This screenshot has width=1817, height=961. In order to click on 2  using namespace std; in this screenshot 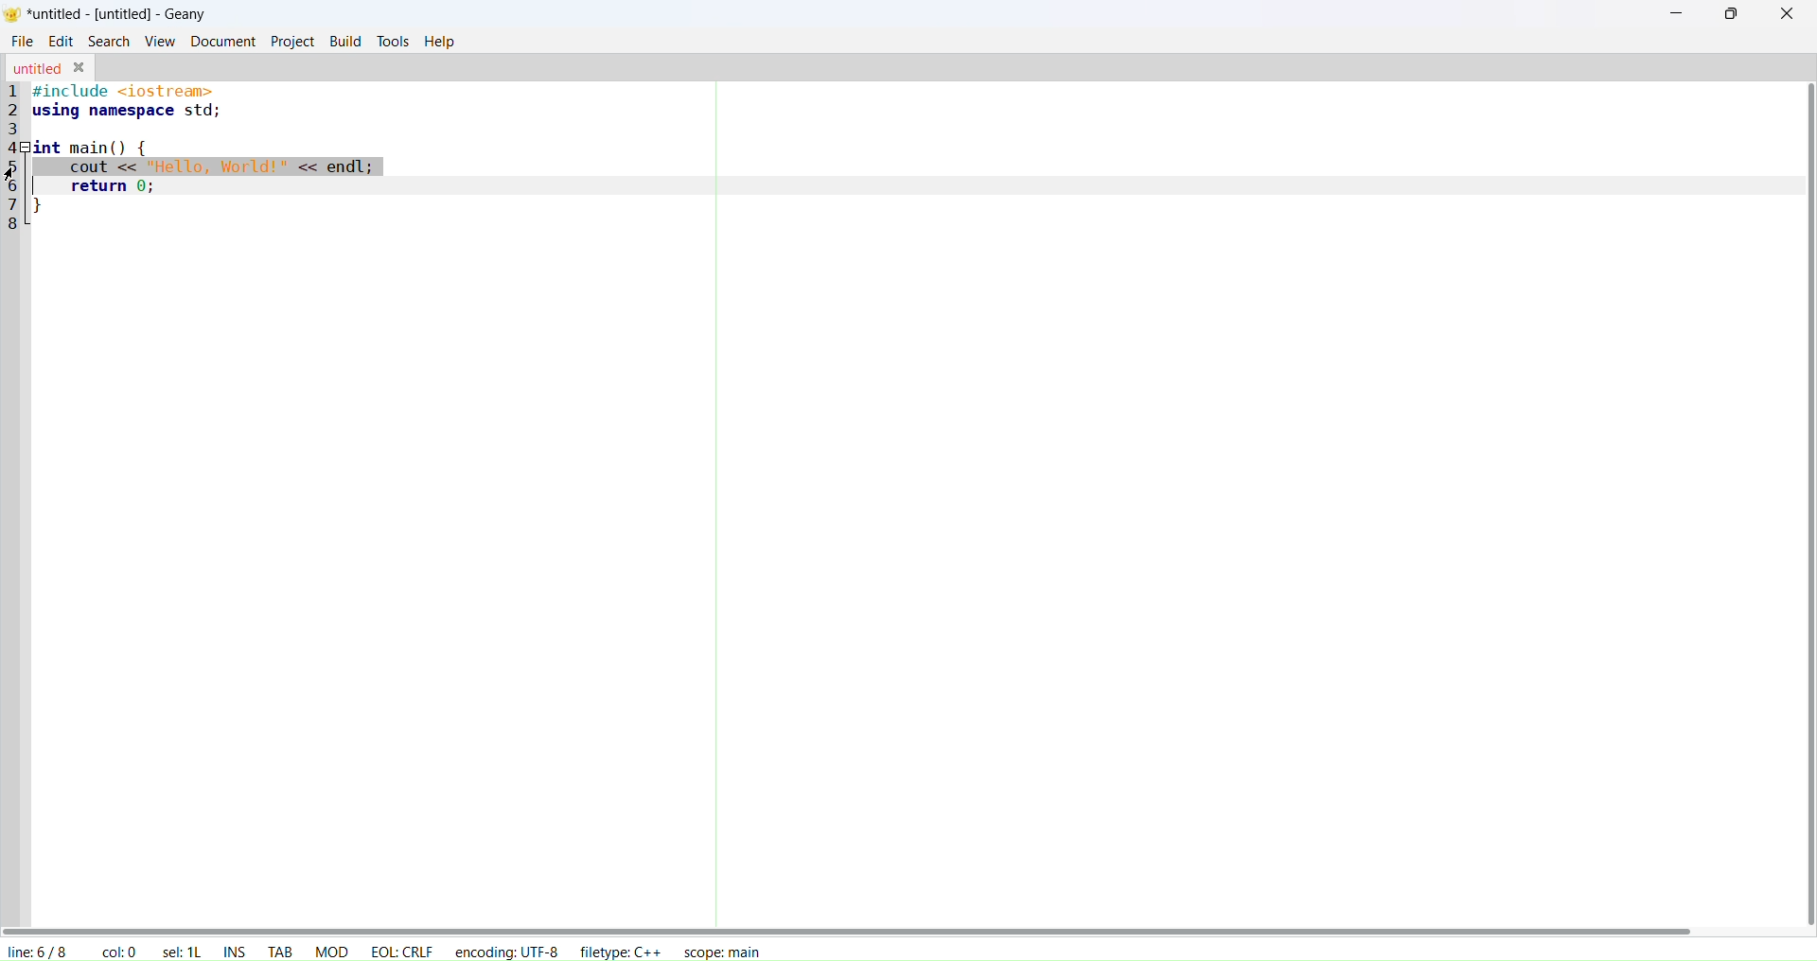, I will do `click(121, 112)`.